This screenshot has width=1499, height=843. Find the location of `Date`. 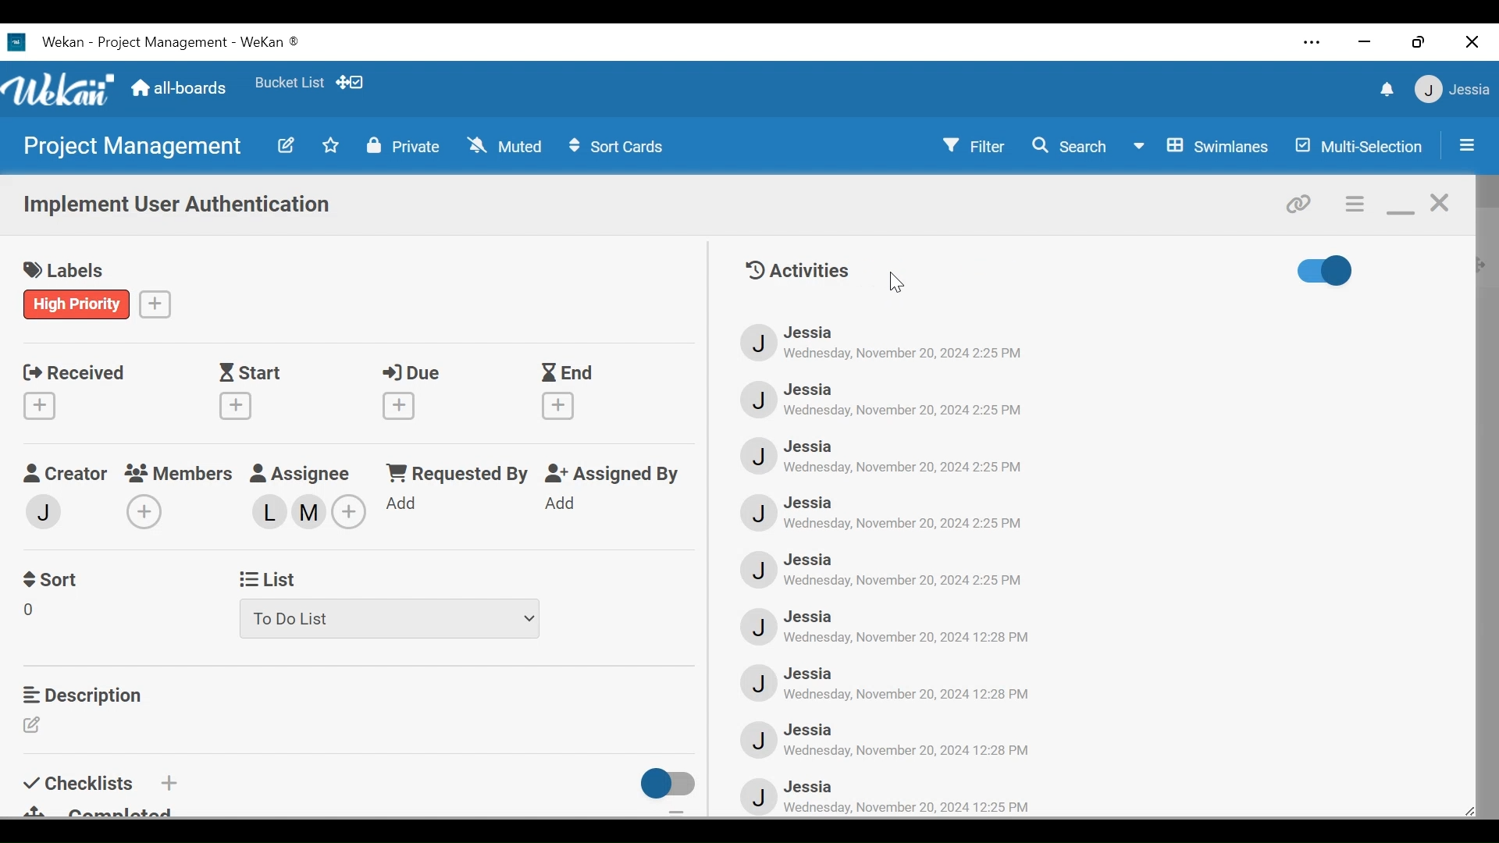

Date is located at coordinates (910, 468).